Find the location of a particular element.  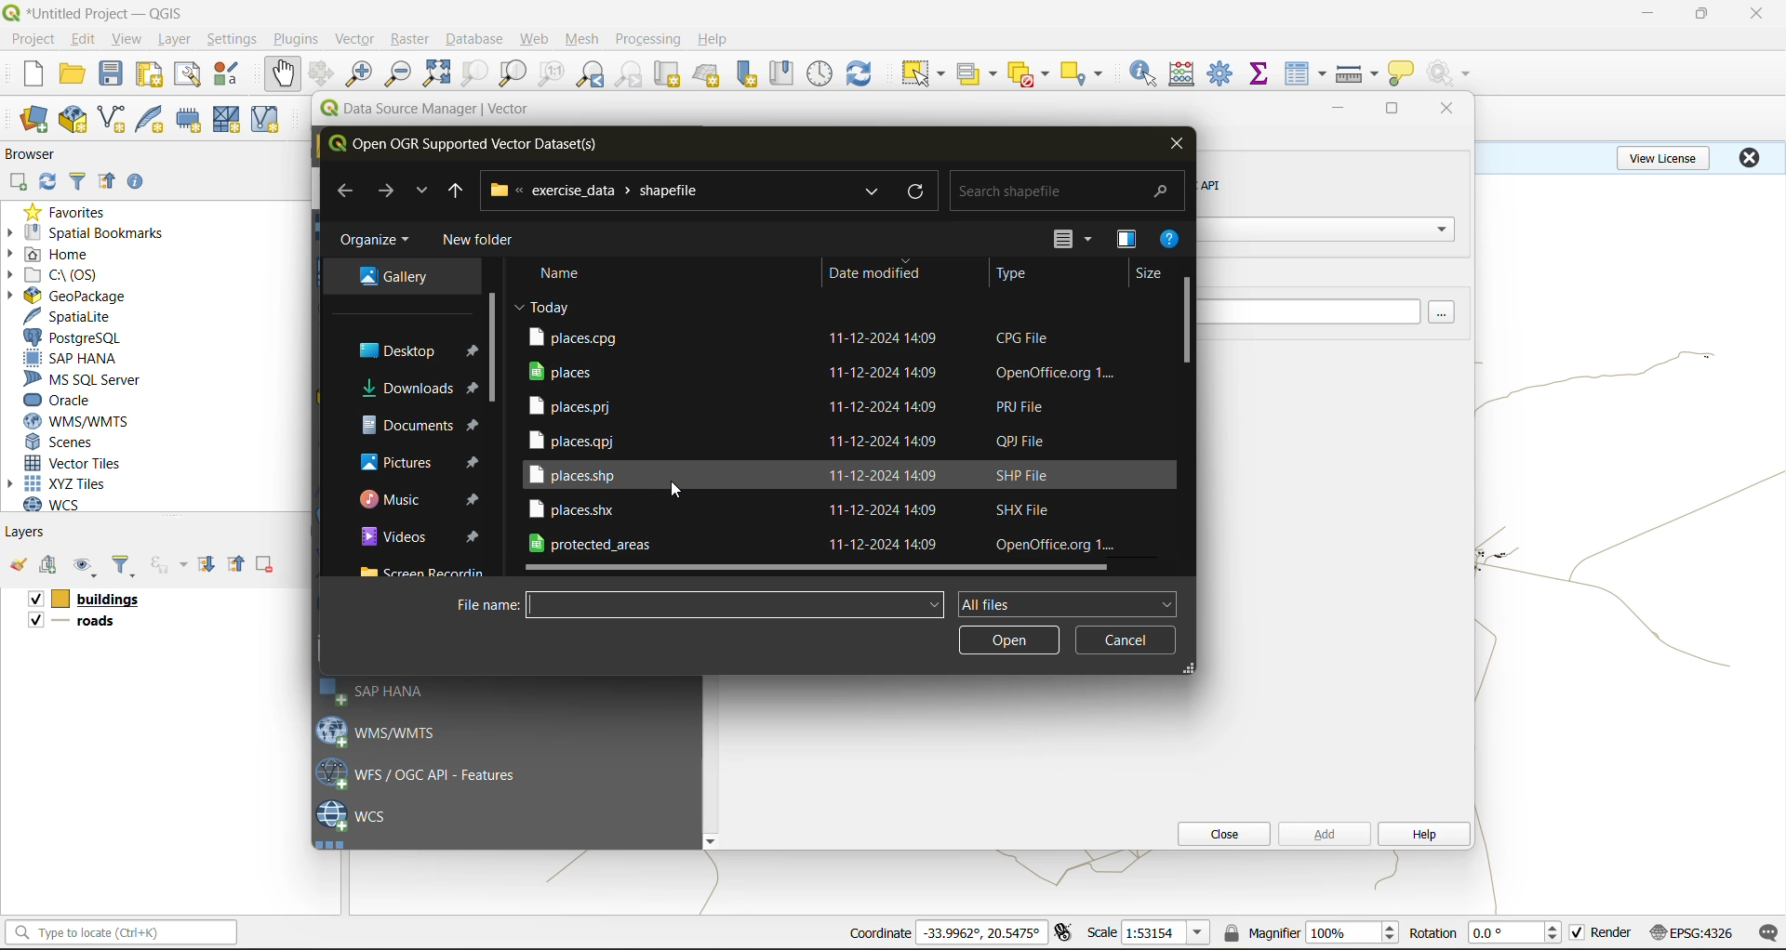

coordinates is located at coordinates (879, 933).